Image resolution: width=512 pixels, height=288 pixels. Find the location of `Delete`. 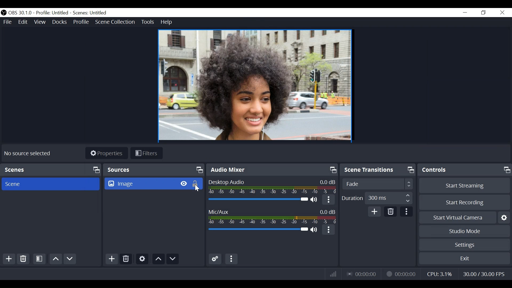

Delete is located at coordinates (126, 259).